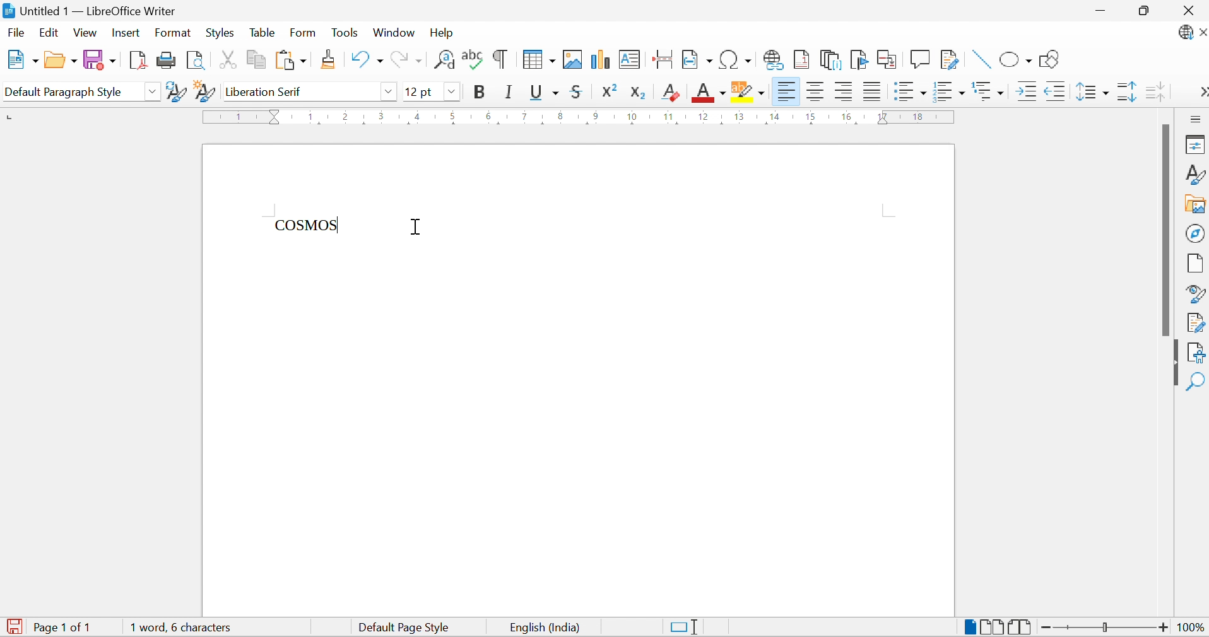 Image resolution: width=1209 pixels, height=637 pixels. I want to click on Insert Cross-reference, so click(888, 61).